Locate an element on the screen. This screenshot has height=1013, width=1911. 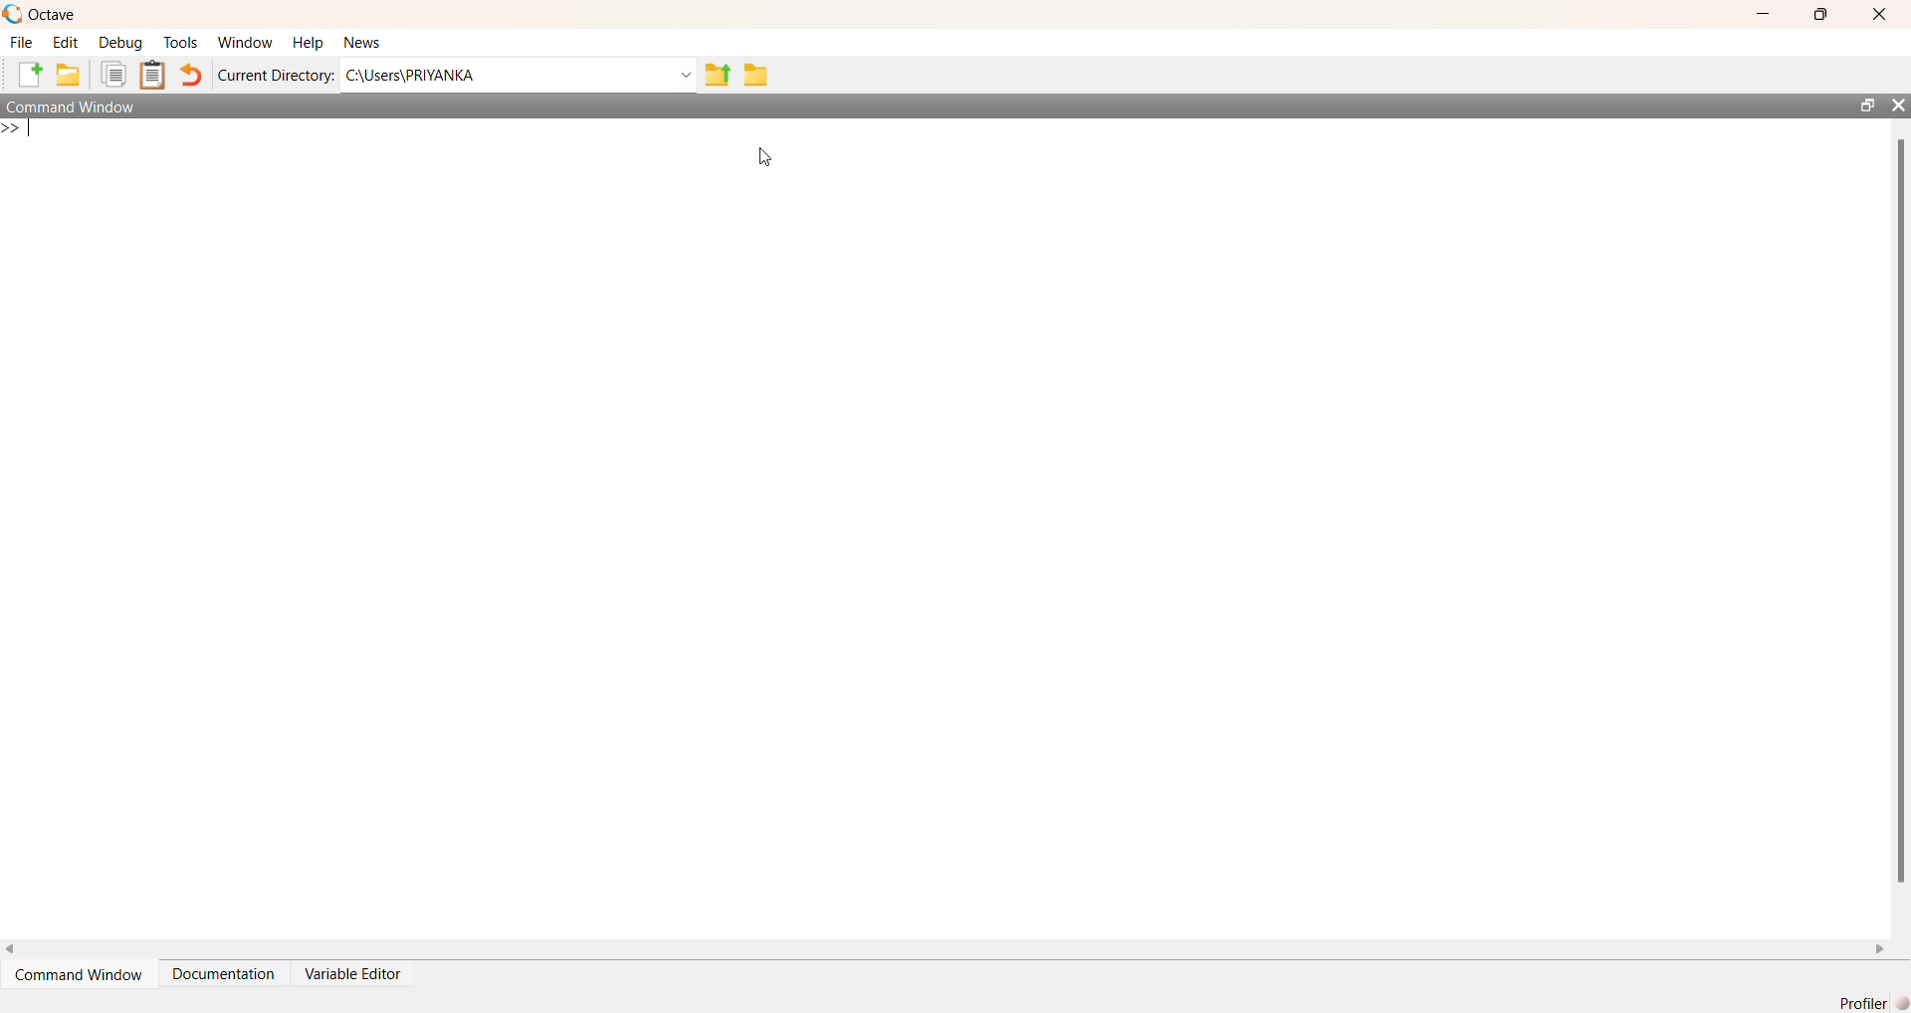
new document is located at coordinates (29, 74).